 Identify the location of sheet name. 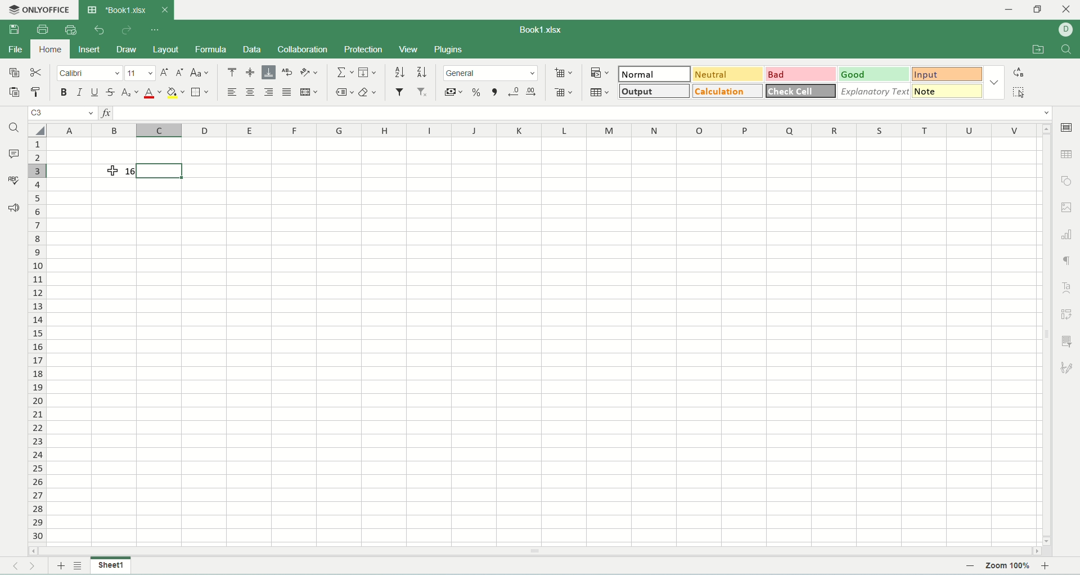
(111, 565).